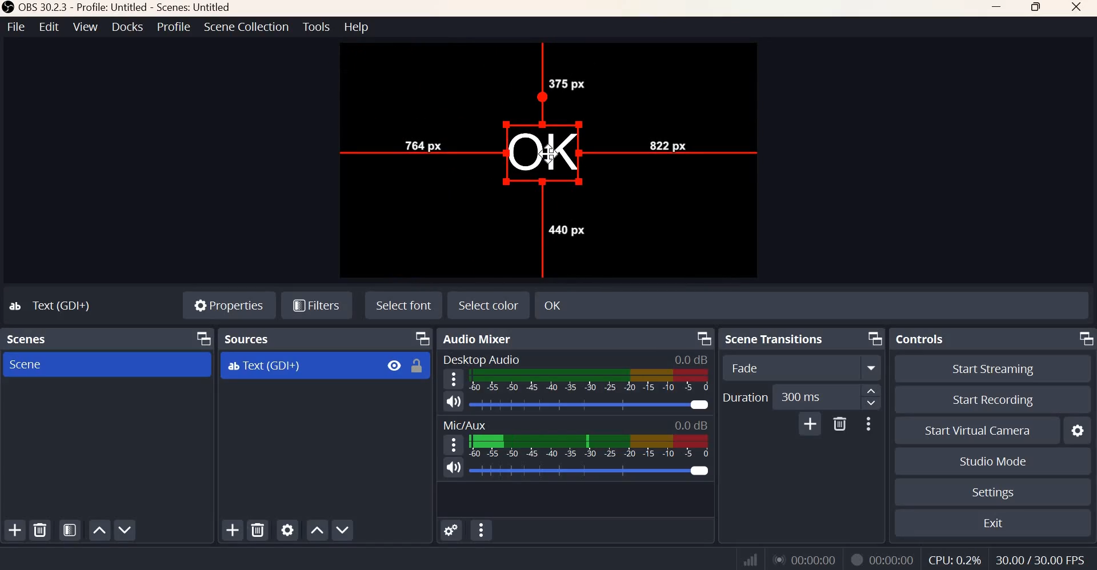 The image size is (1097, 570). Describe the element at coordinates (422, 144) in the screenshot. I see `764 px` at that location.